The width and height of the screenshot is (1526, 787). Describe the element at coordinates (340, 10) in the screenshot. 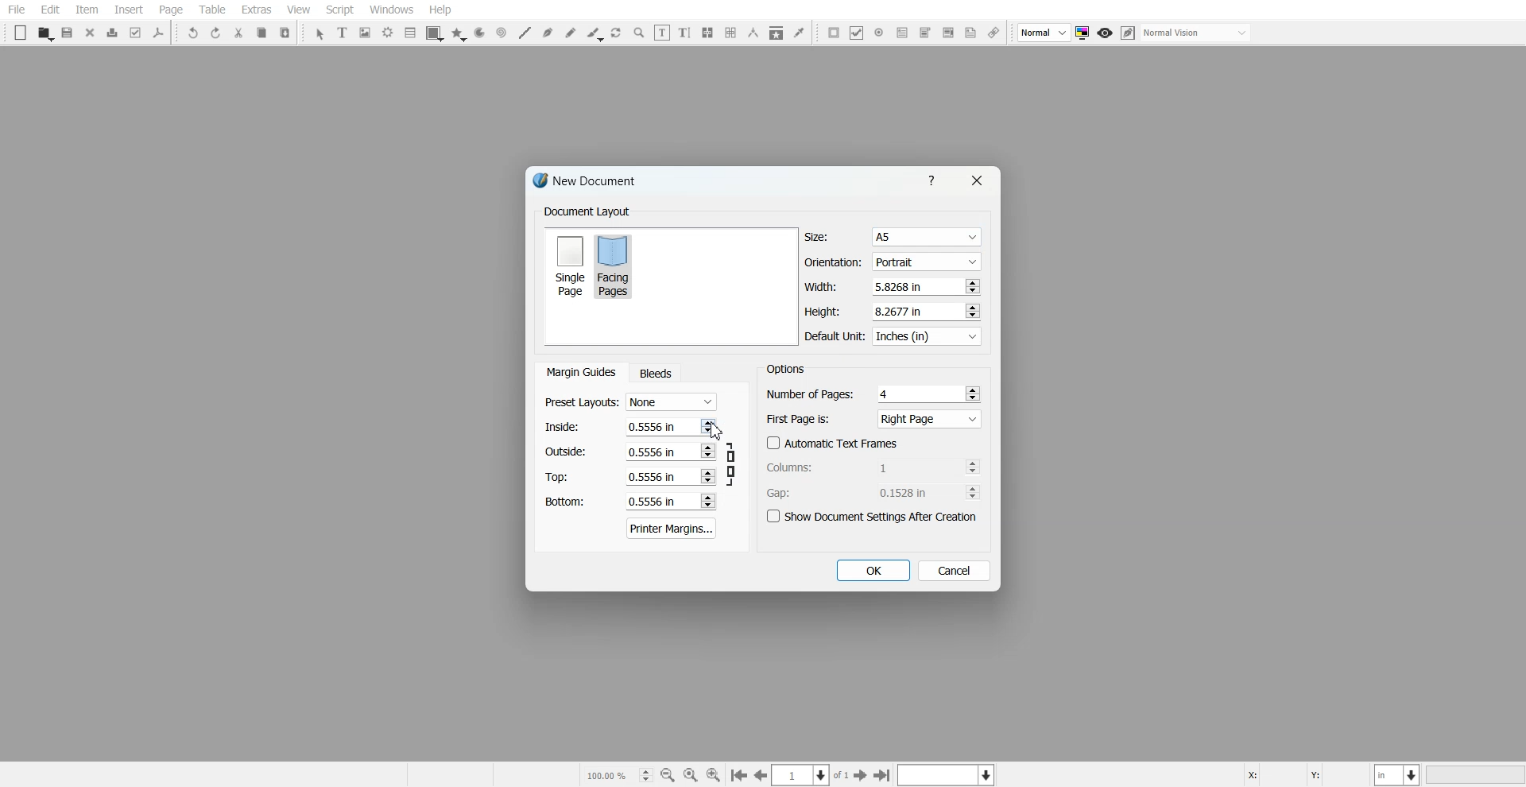

I see `Script` at that location.